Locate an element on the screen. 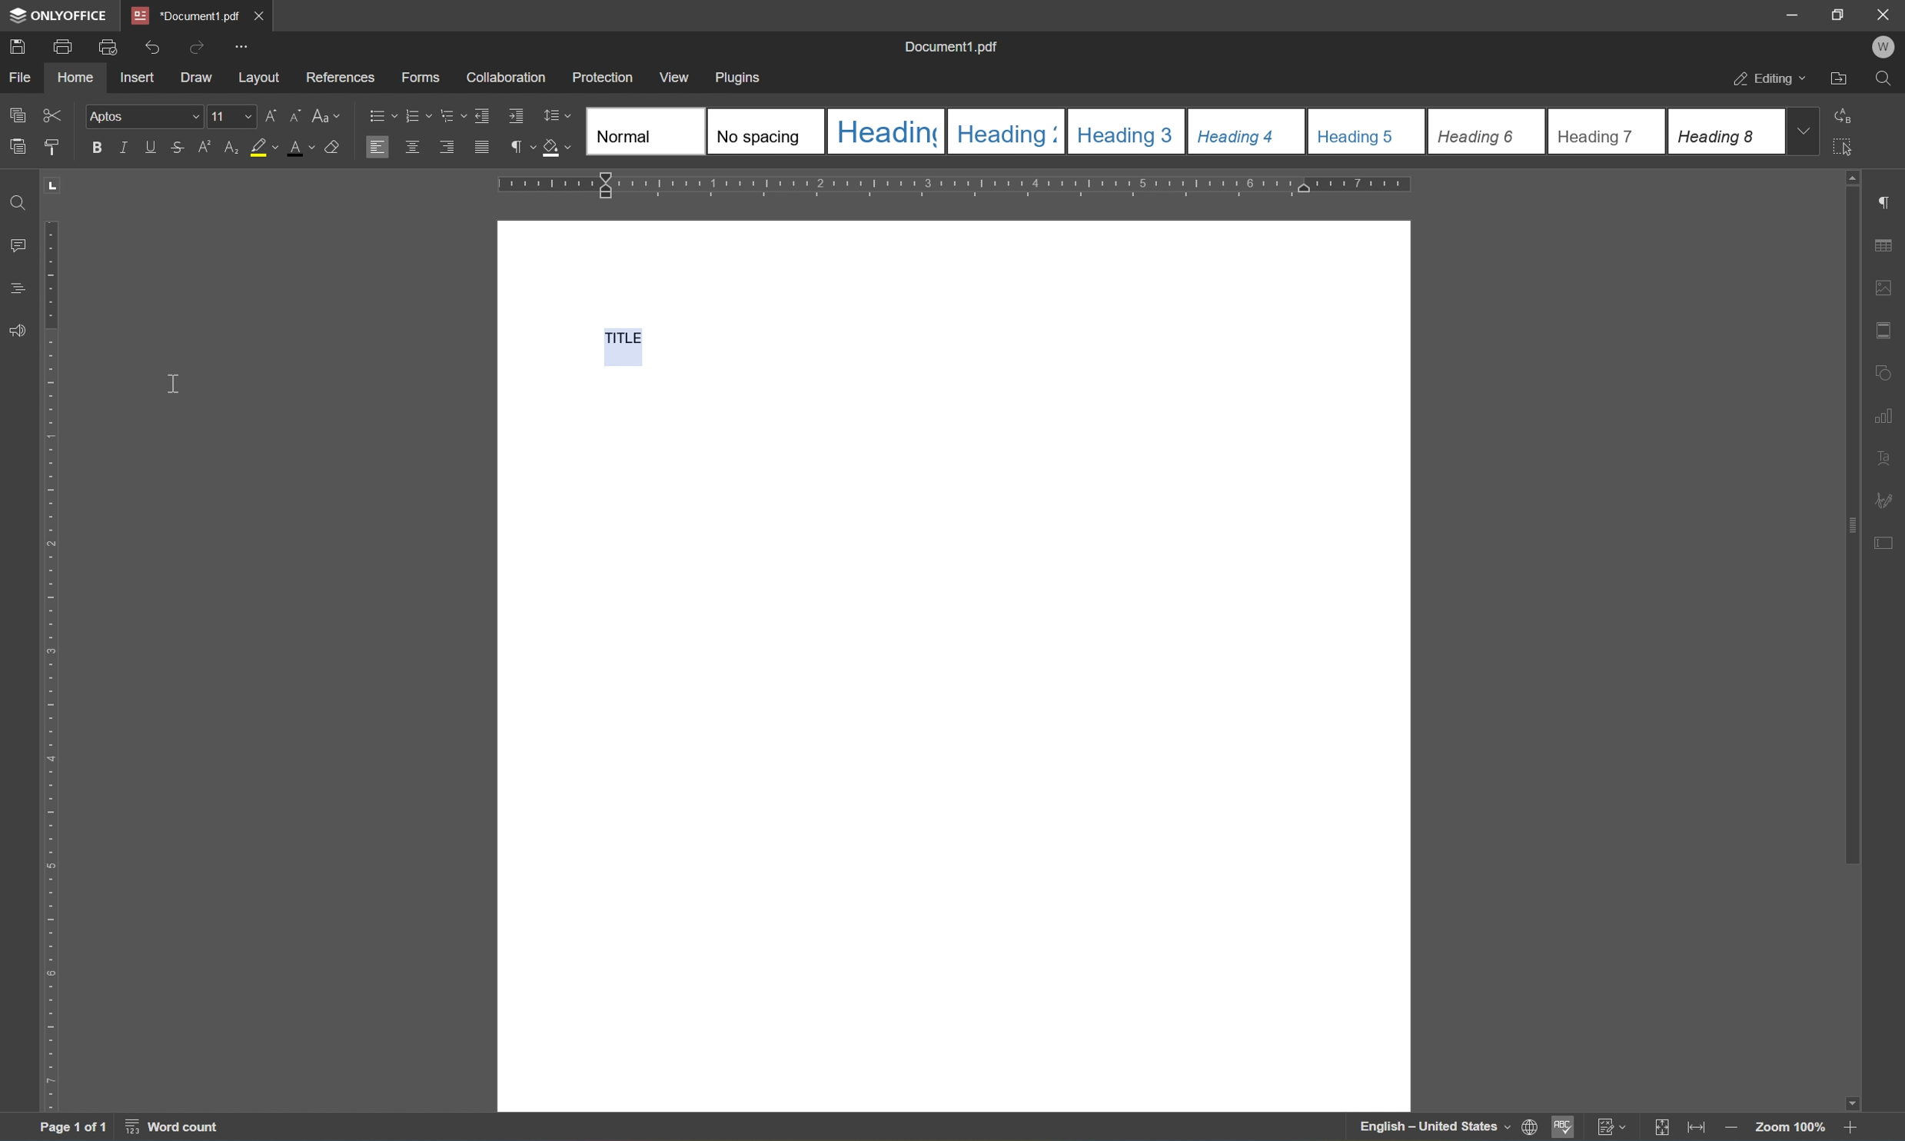 Image resolution: width=1905 pixels, height=1141 pixels. page 1 of 1 is located at coordinates (74, 1125).